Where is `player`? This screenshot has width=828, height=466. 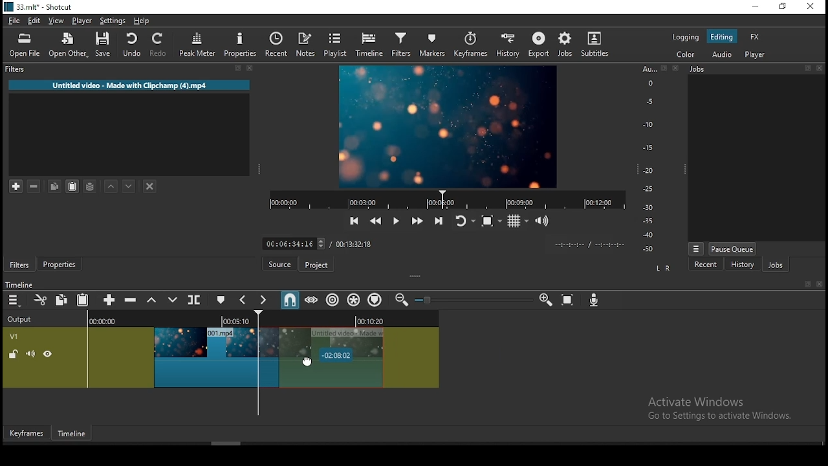
player is located at coordinates (756, 56).